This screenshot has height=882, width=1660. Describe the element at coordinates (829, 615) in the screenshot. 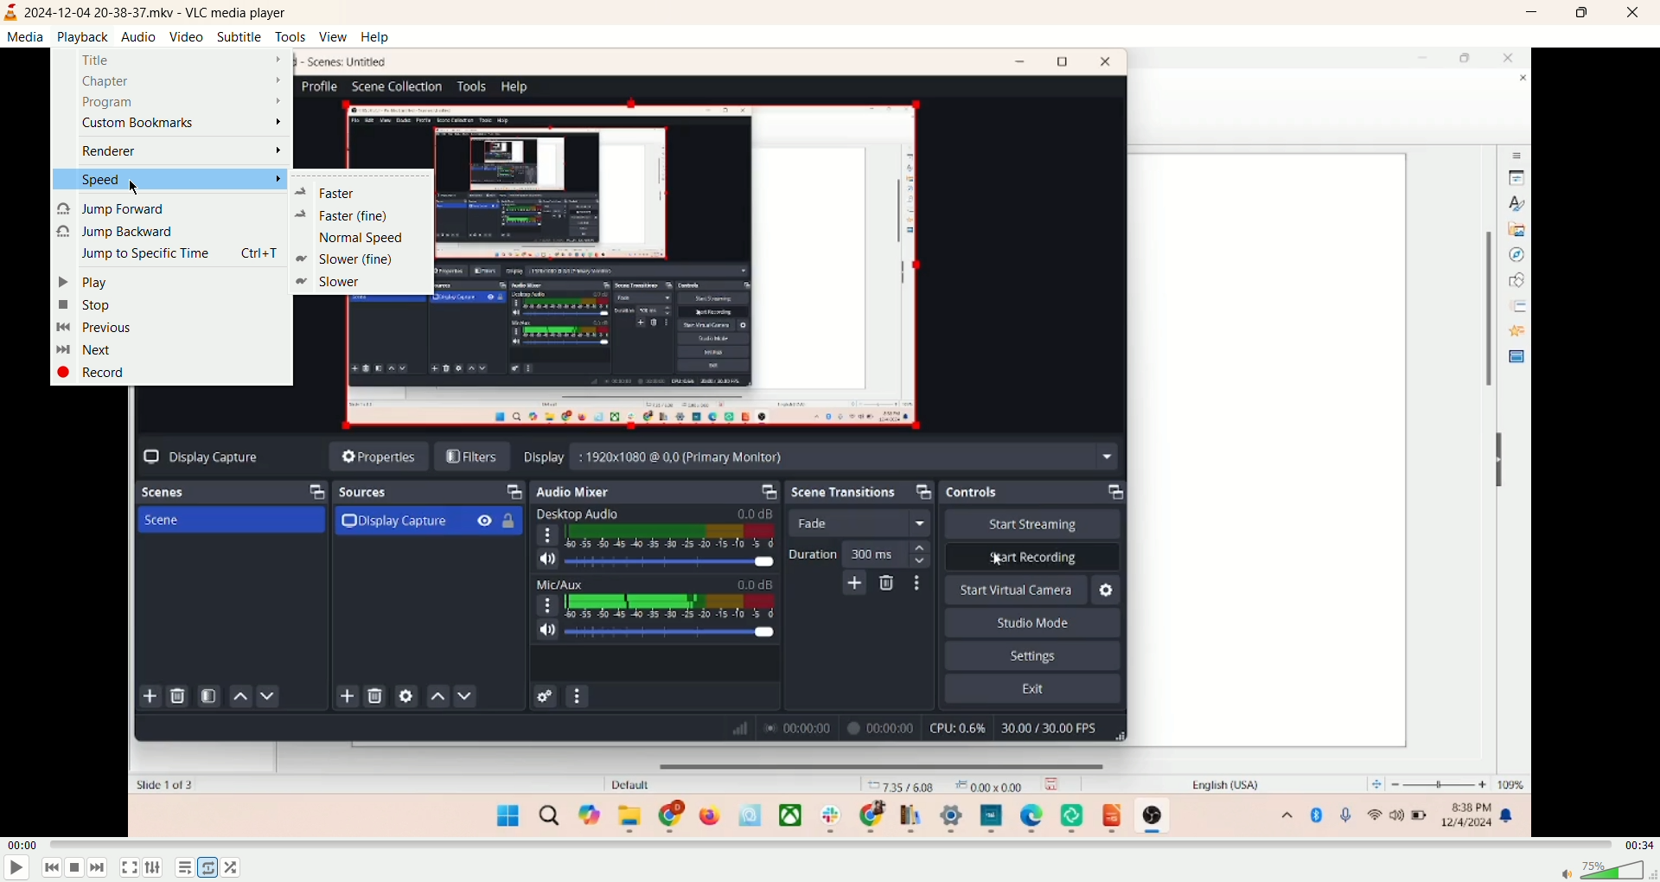

I see `main screen` at that location.